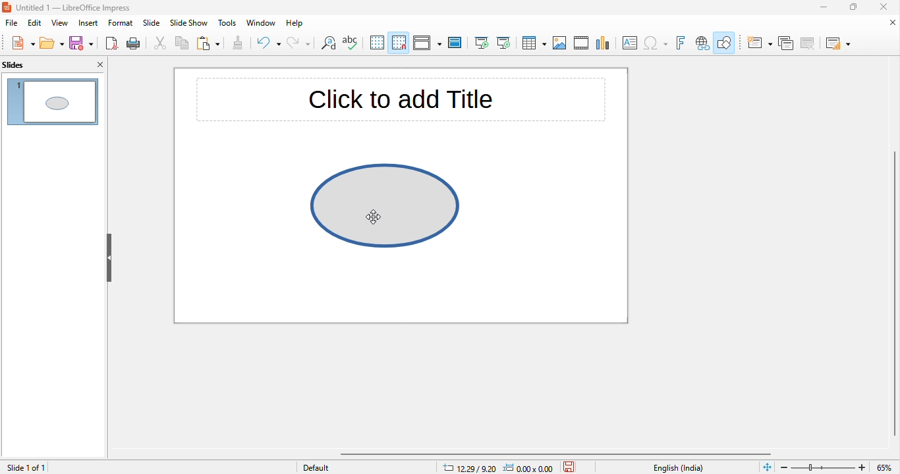 The width and height of the screenshot is (900, 474). Describe the element at coordinates (89, 23) in the screenshot. I see `insert ` at that location.